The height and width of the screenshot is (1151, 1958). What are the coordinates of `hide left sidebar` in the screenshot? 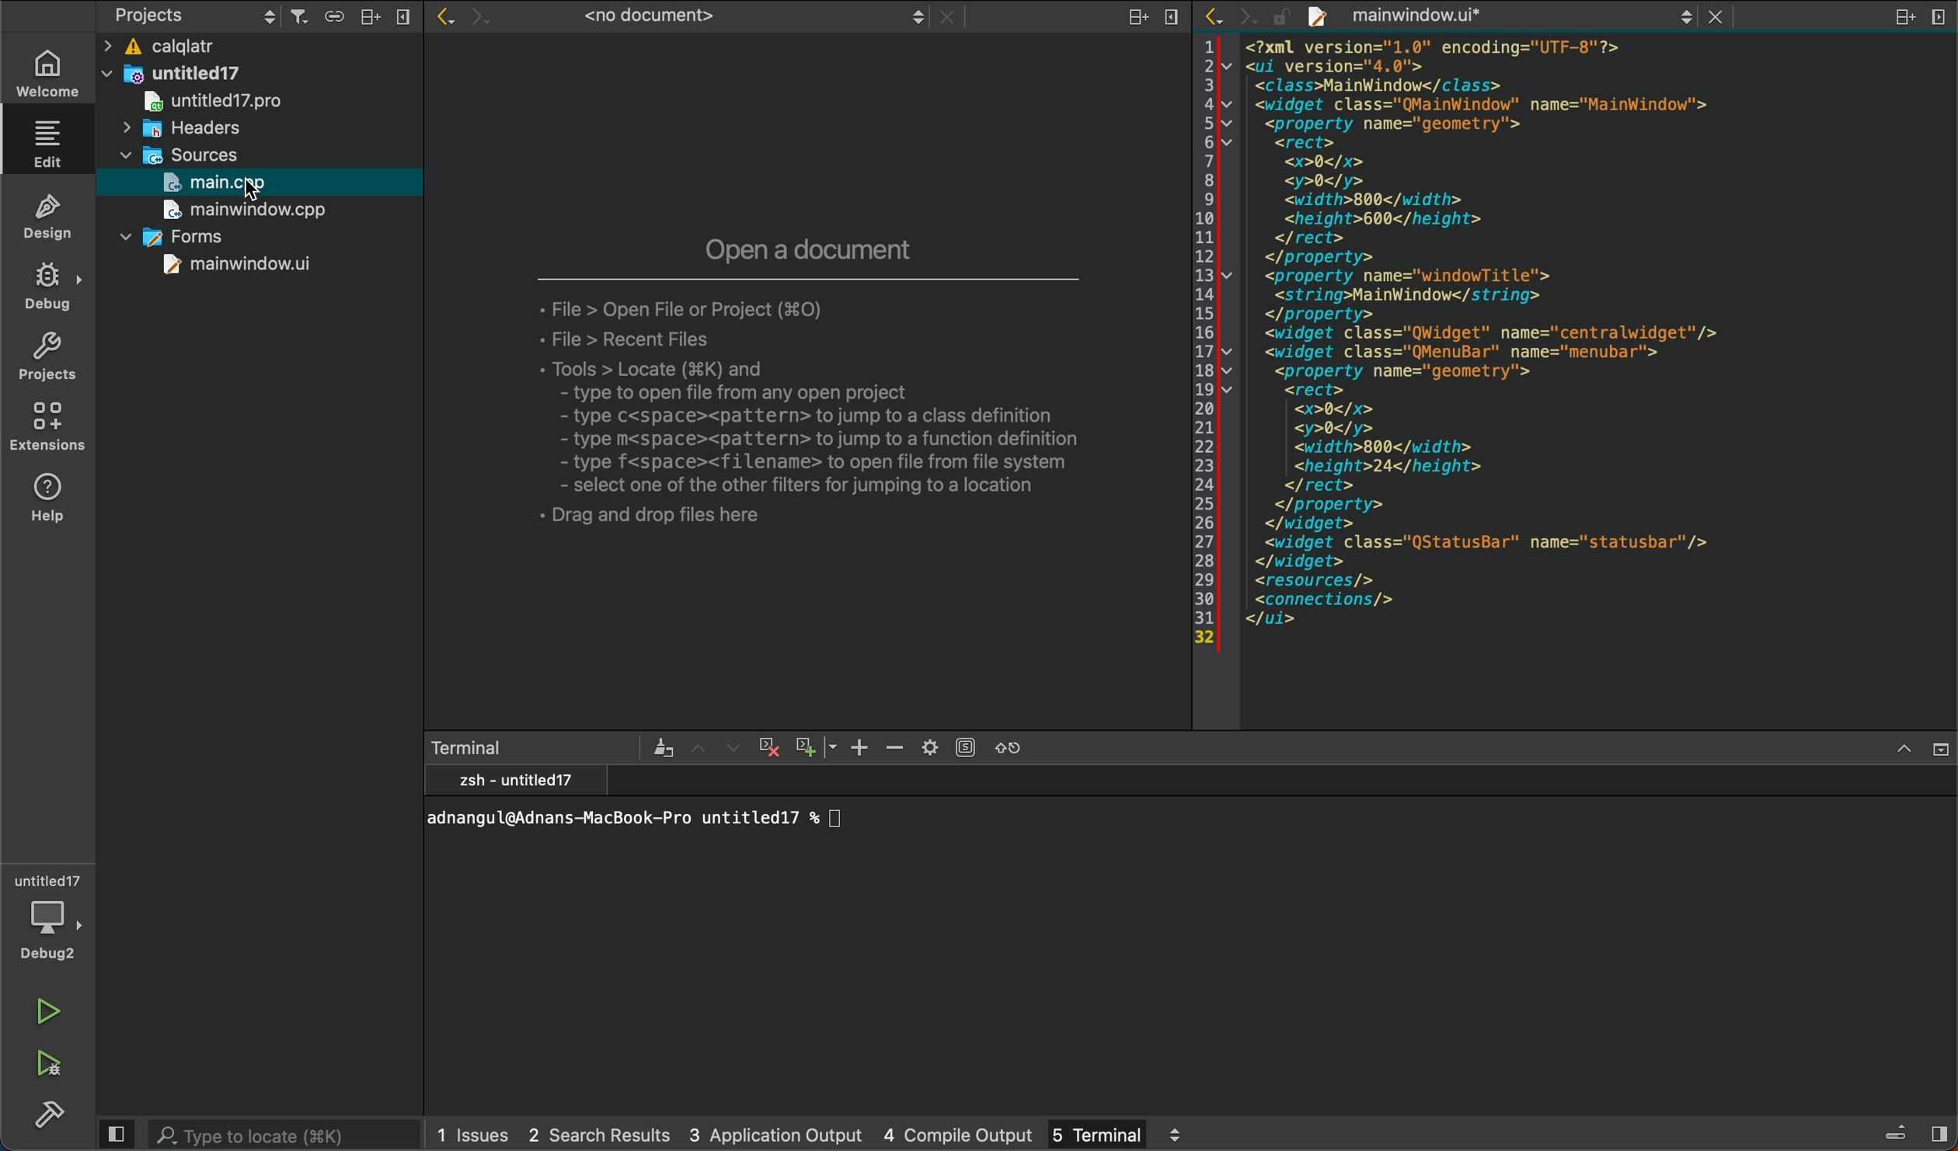 It's located at (115, 1134).